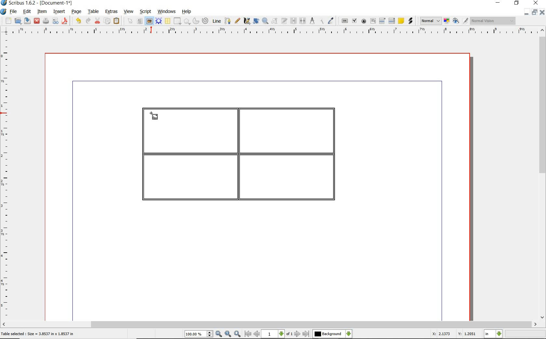 This screenshot has width=546, height=339. I want to click on zoom in, so click(238, 334).